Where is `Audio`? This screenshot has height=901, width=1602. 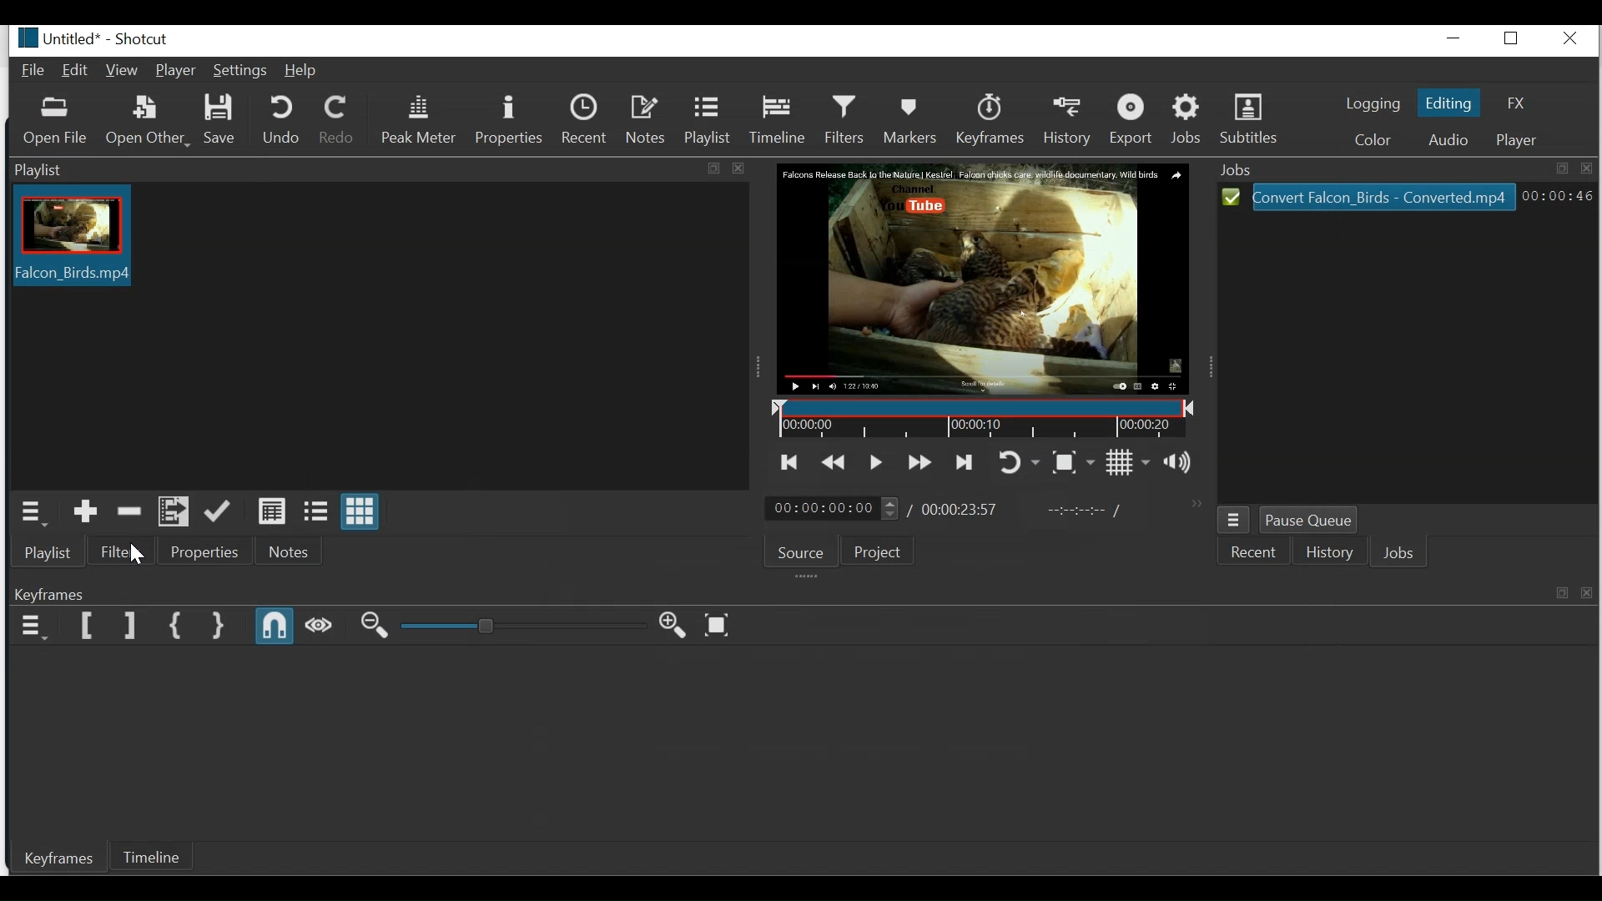
Audio is located at coordinates (1444, 139).